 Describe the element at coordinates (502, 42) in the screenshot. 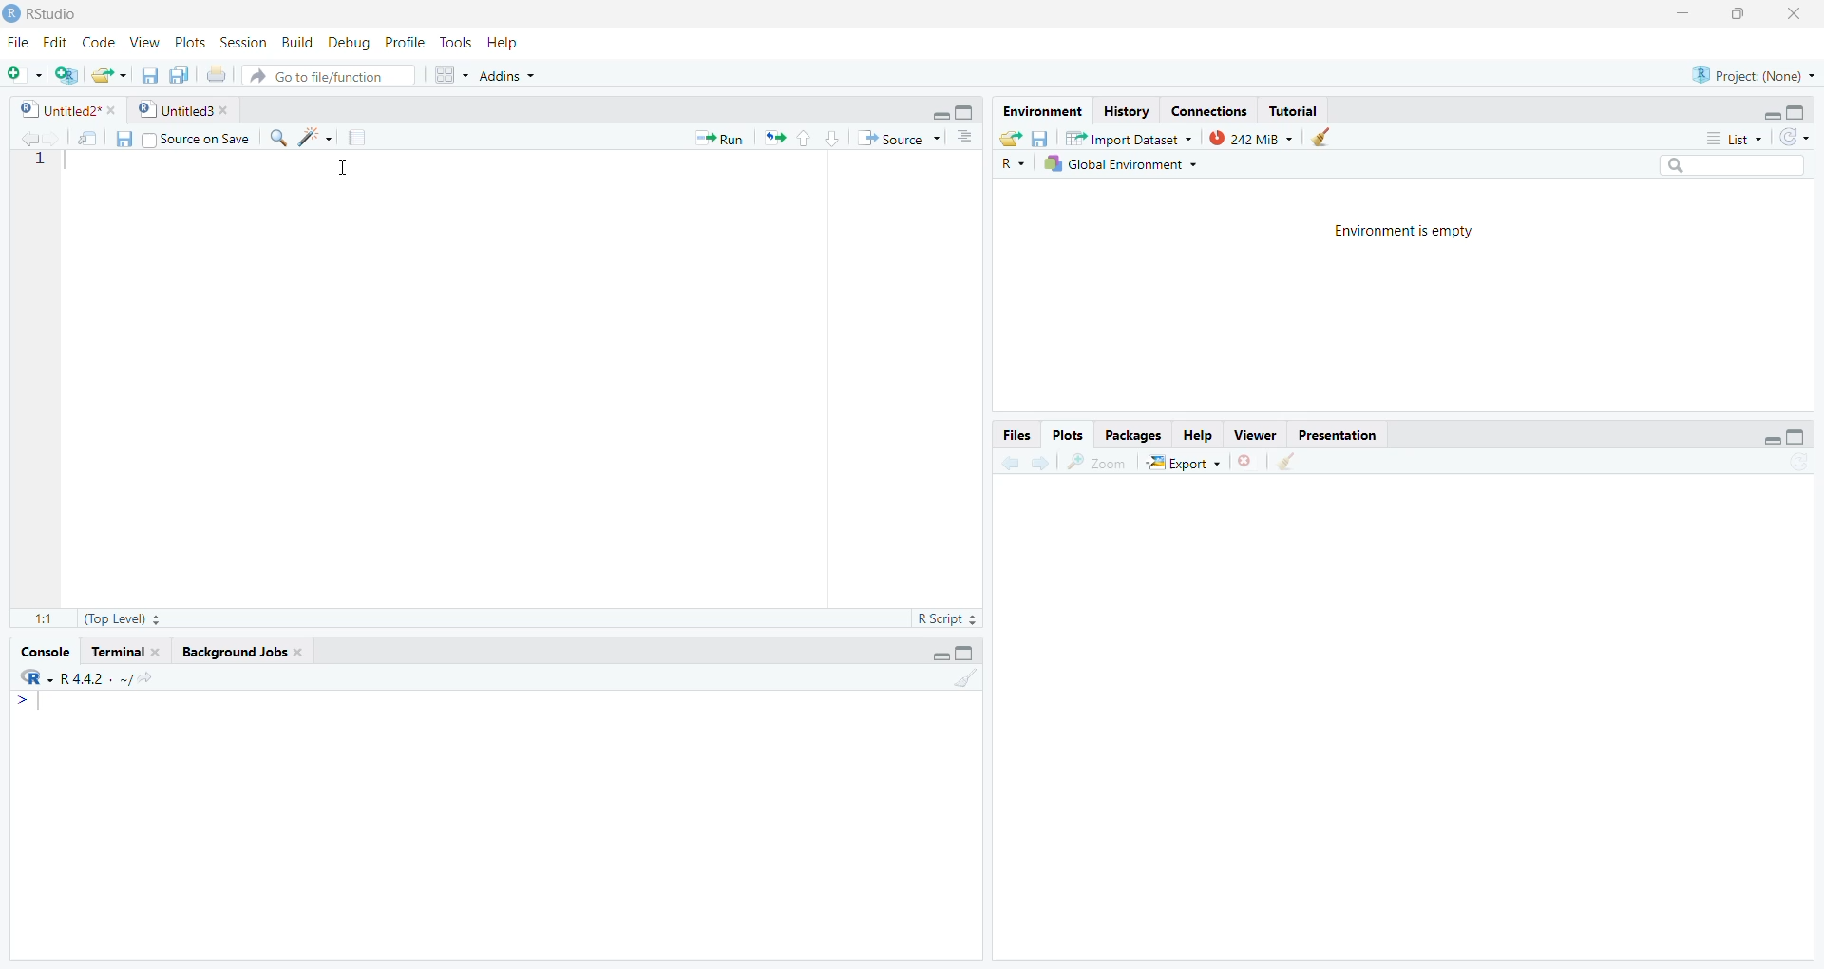

I see `Help` at that location.